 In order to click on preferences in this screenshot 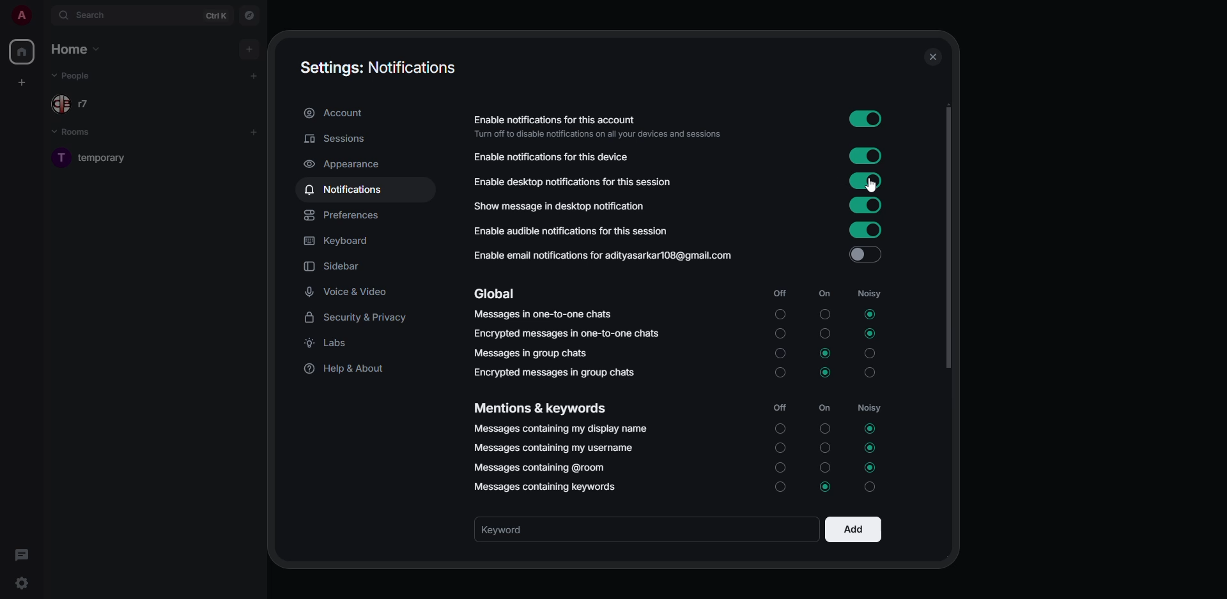, I will do `click(344, 216)`.